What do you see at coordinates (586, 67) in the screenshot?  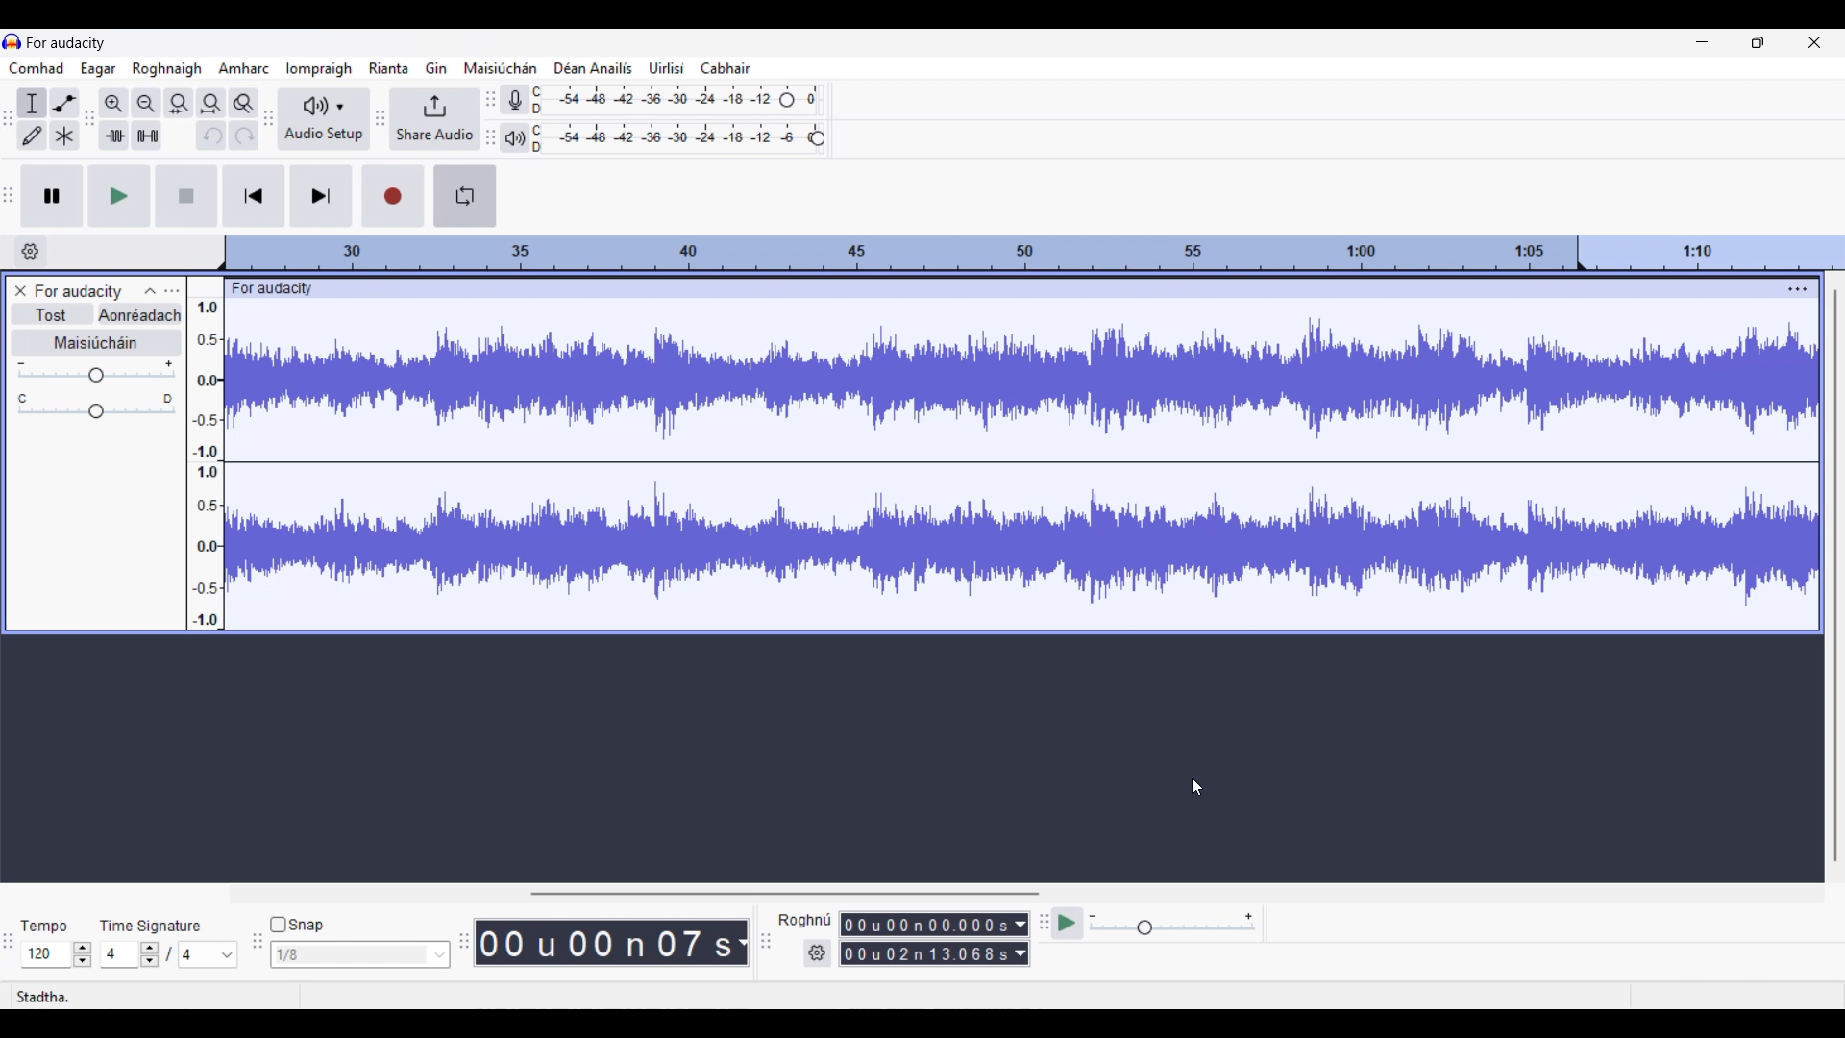 I see `Déan Anailis` at bounding box center [586, 67].